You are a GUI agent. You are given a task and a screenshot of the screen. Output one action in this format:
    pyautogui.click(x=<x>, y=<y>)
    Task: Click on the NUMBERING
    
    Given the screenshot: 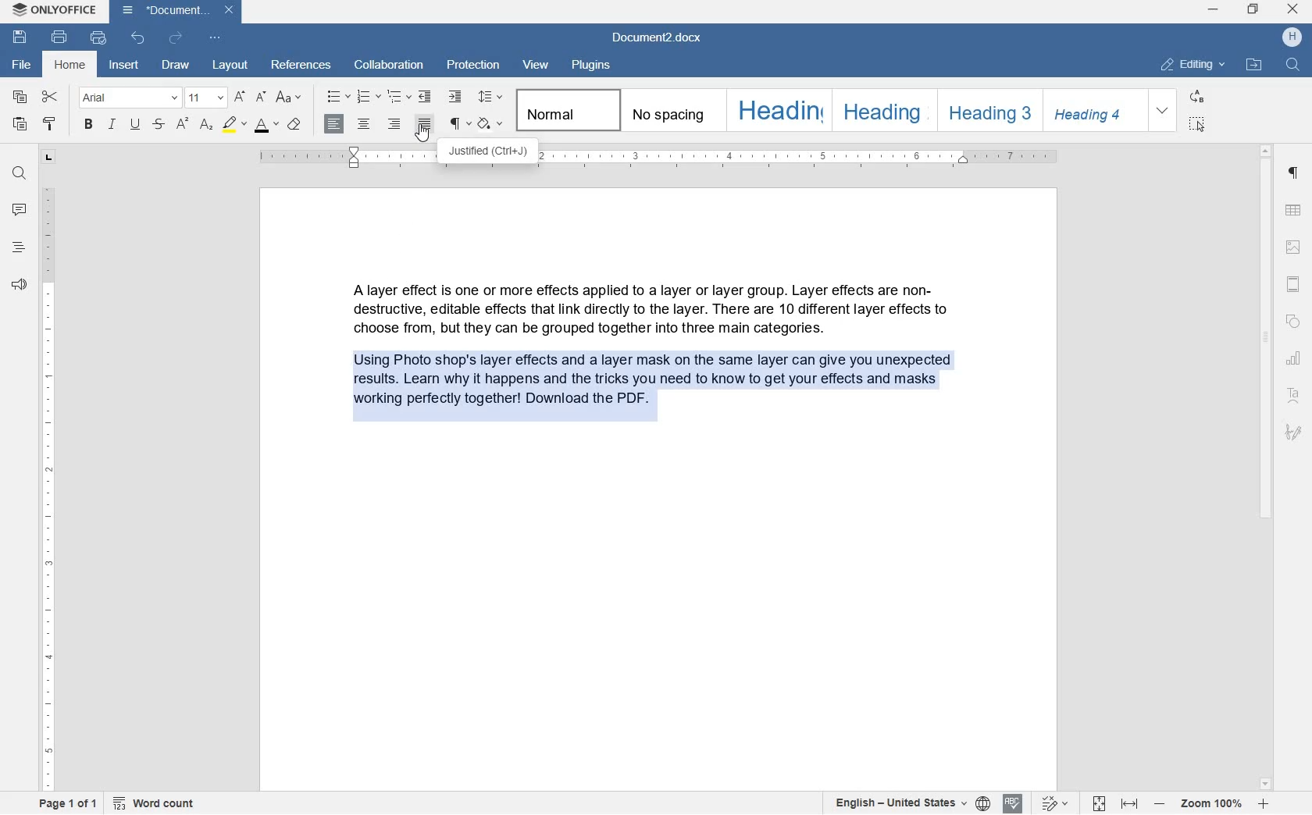 What is the action you would take?
    pyautogui.click(x=369, y=96)
    